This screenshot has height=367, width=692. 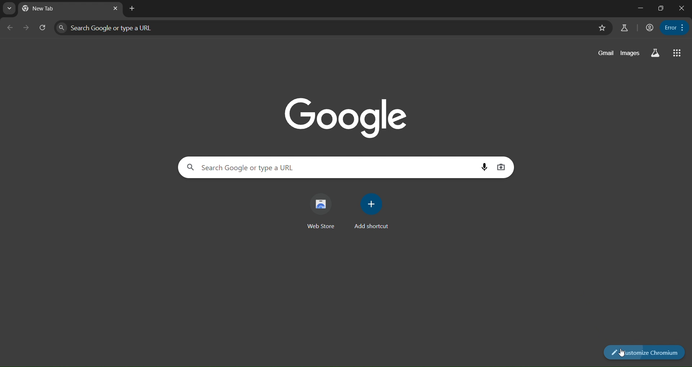 I want to click on cursor, so click(x=623, y=353).